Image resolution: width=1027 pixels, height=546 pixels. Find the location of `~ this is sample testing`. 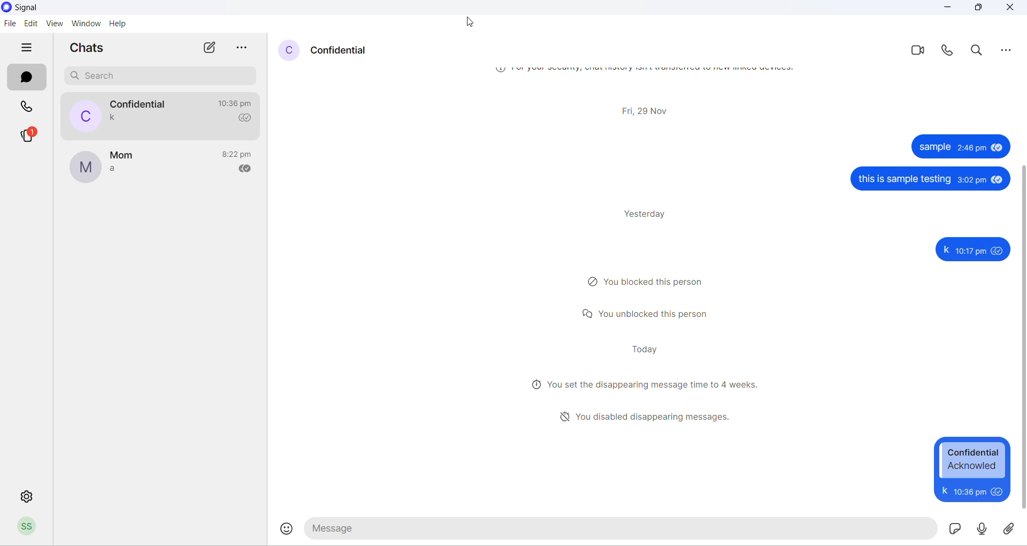

~ this is sample testing is located at coordinates (903, 179).